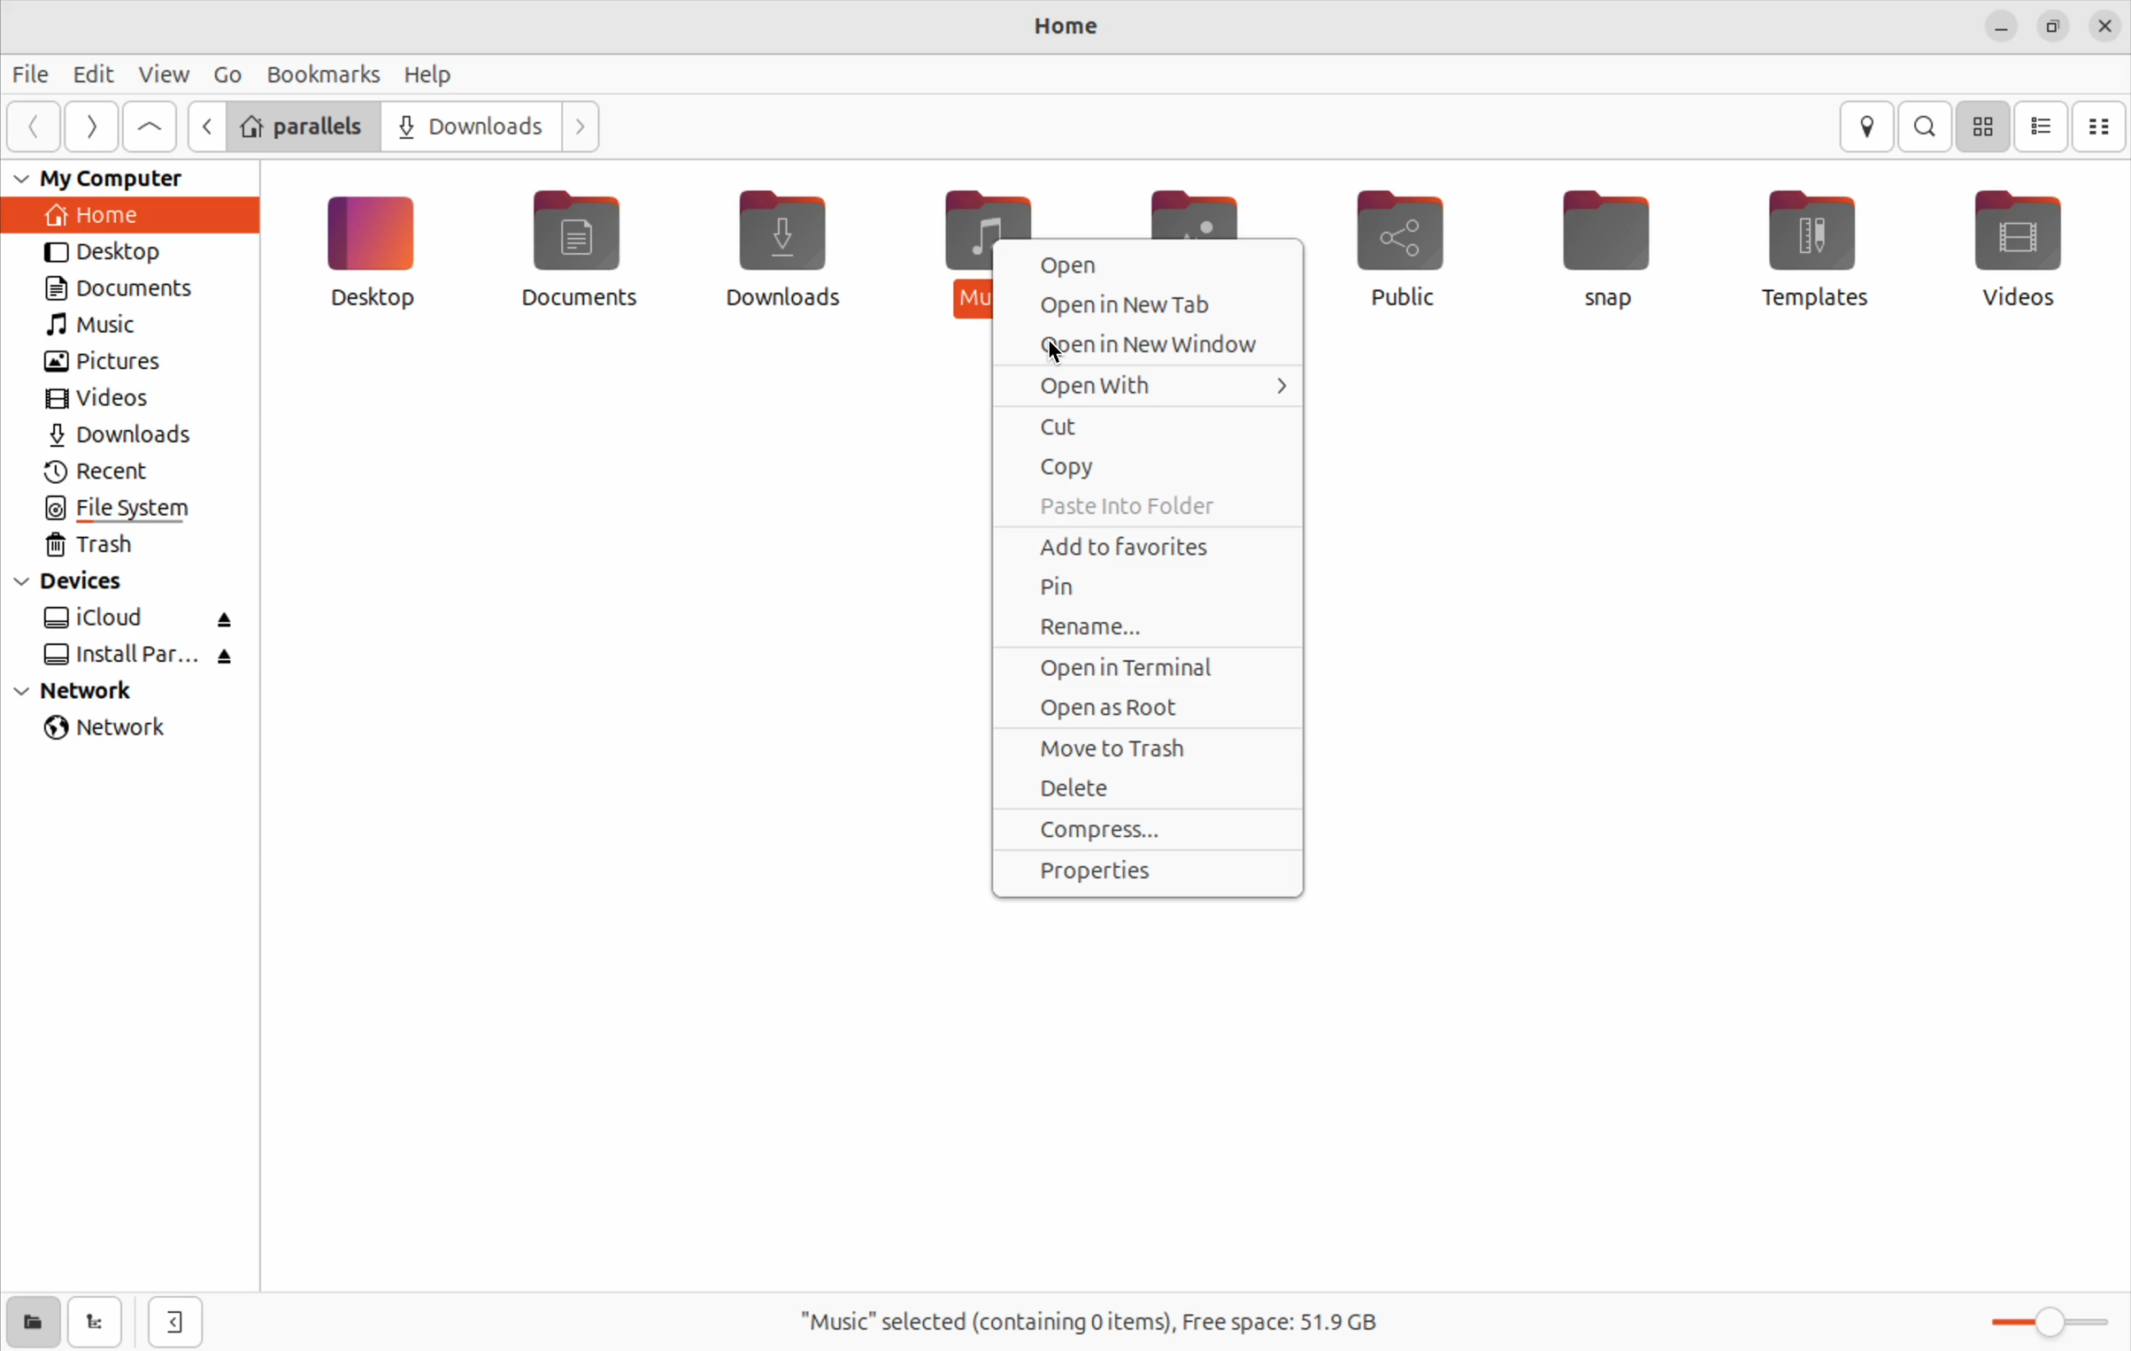 The image size is (2131, 1351). I want to click on Snap file, so click(1615, 251).